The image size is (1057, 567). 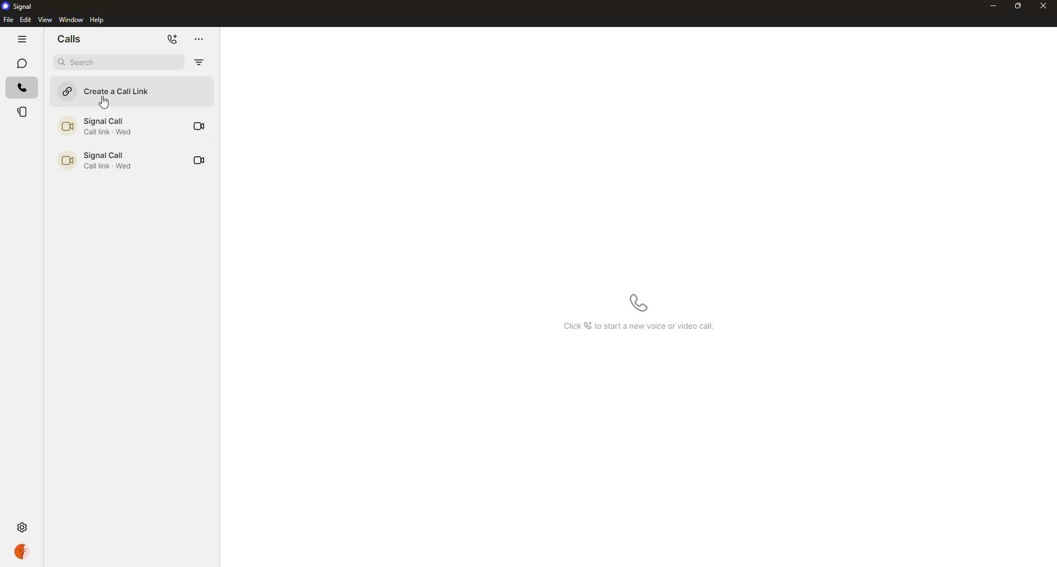 I want to click on Click to start a new voice call, so click(x=639, y=325).